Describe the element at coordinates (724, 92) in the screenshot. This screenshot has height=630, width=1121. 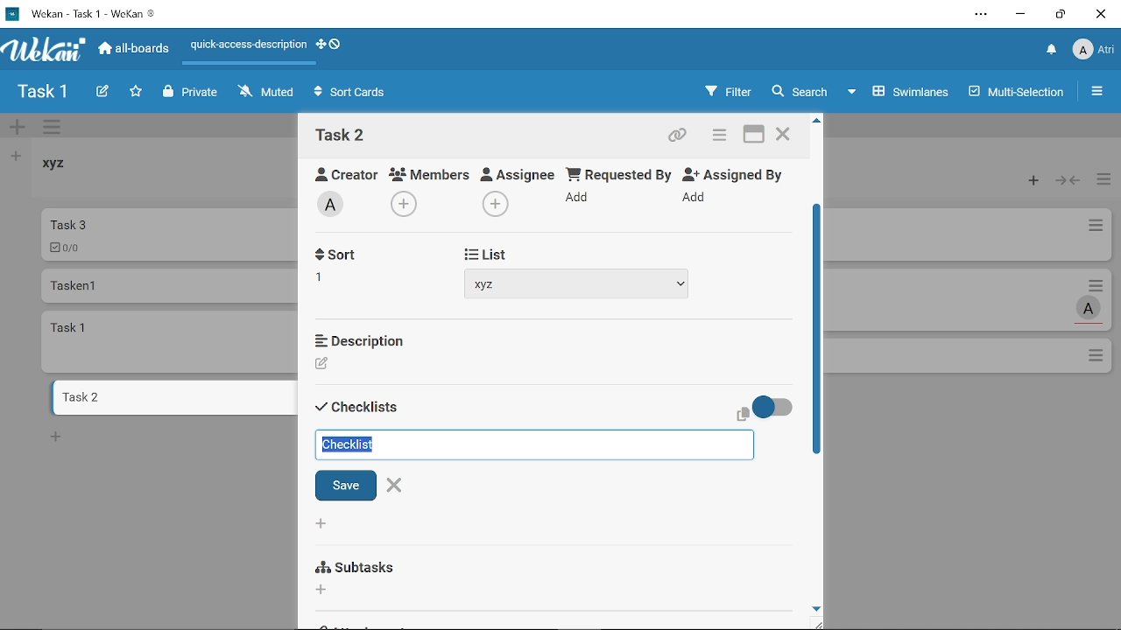
I see `Filters` at that location.